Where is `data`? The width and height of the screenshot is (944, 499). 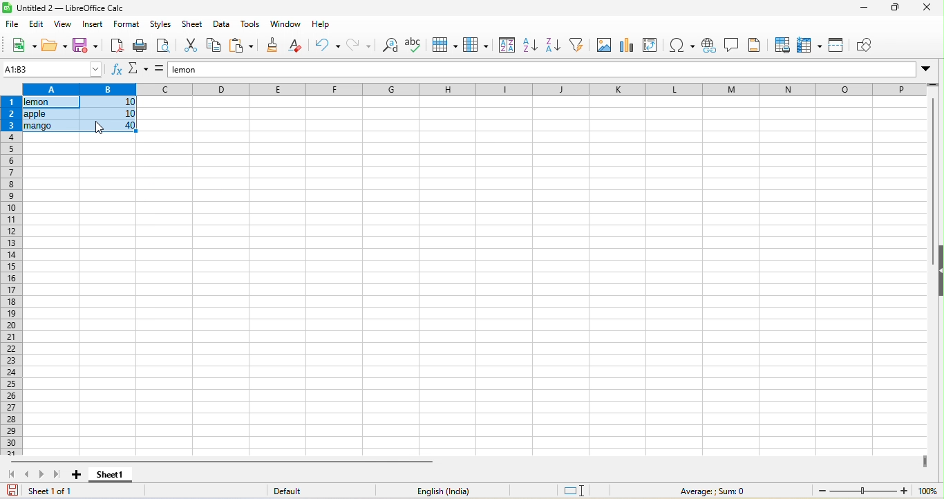
data is located at coordinates (223, 25).